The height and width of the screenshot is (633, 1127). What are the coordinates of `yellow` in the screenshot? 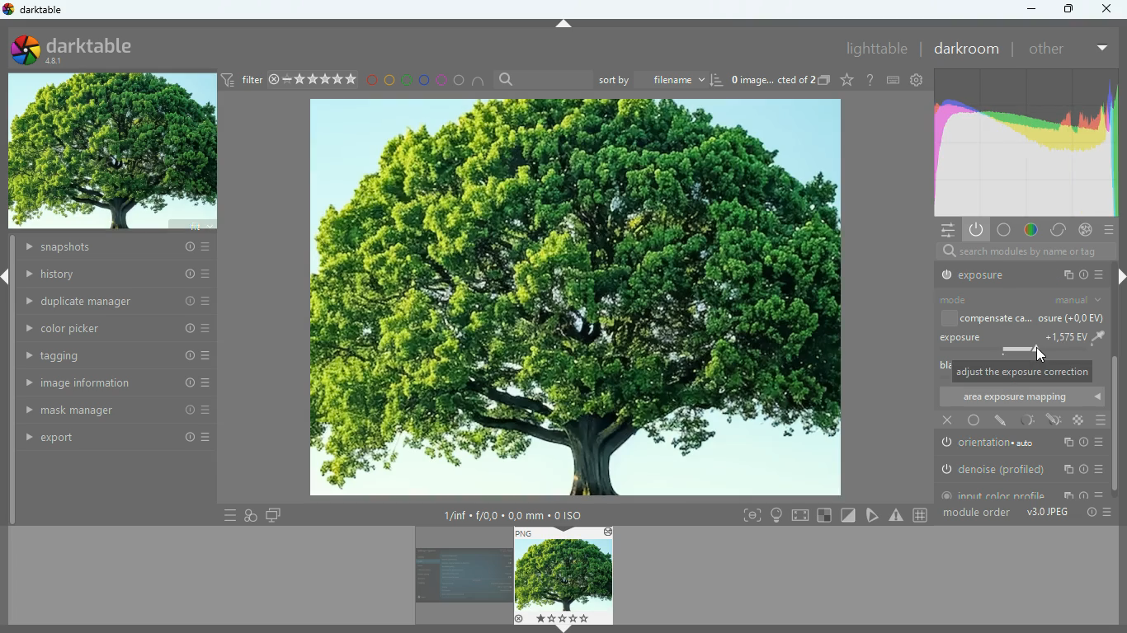 It's located at (389, 81).